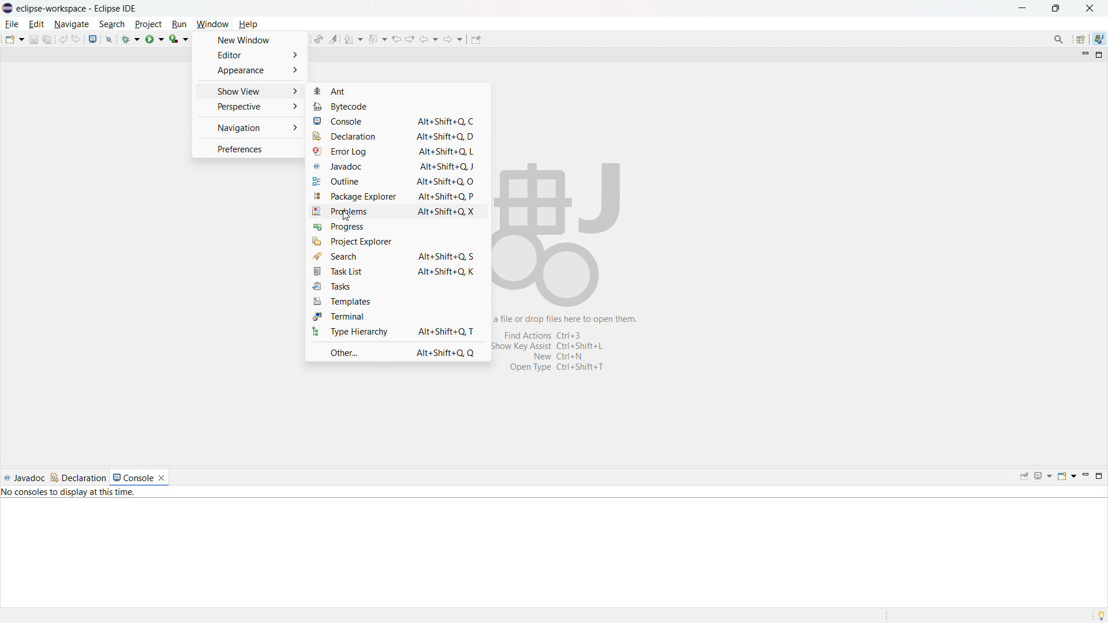 This screenshot has width=1108, height=623. I want to click on pin editor, so click(476, 40).